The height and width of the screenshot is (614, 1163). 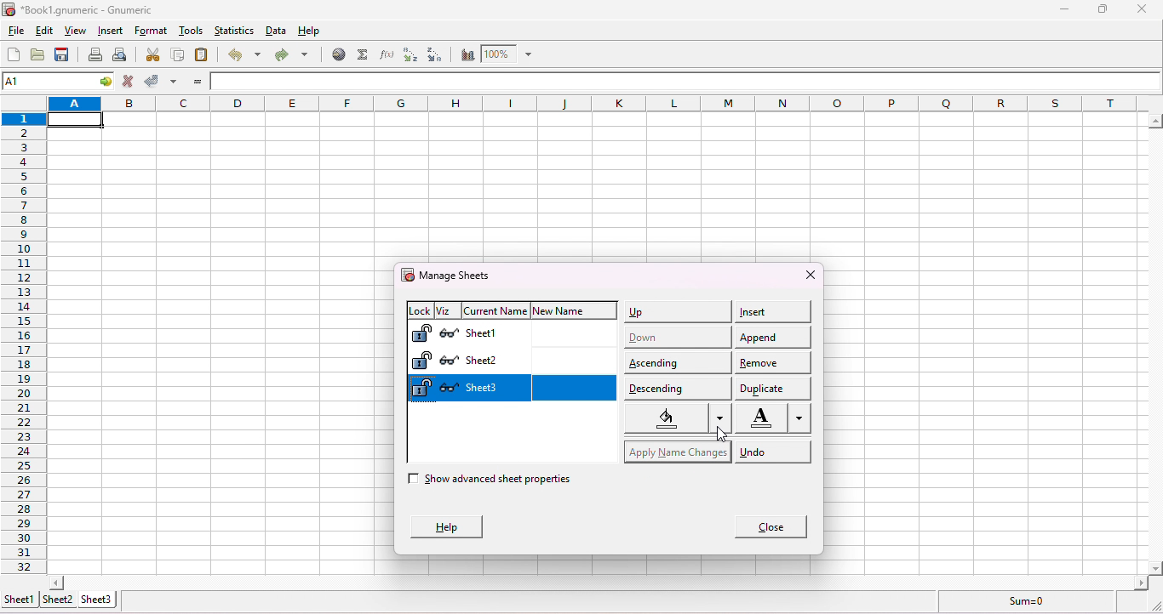 I want to click on descending, so click(x=676, y=386).